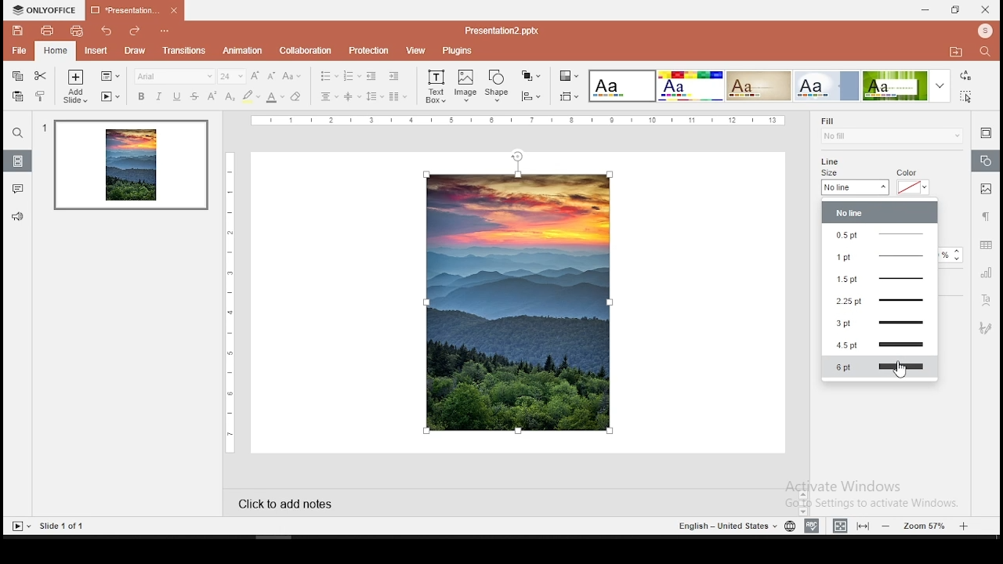 Image resolution: width=1003 pixels, height=564 pixels. Describe the element at coordinates (195, 95) in the screenshot. I see `strikethrough` at that location.